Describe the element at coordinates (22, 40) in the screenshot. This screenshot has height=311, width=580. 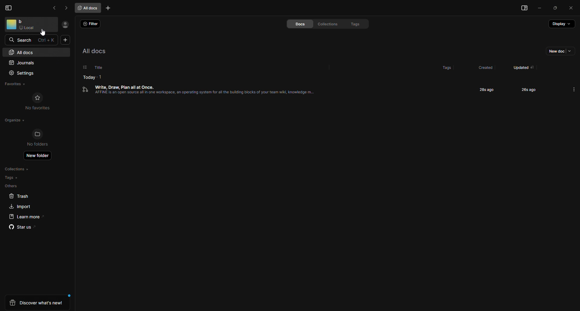
I see `search` at that location.